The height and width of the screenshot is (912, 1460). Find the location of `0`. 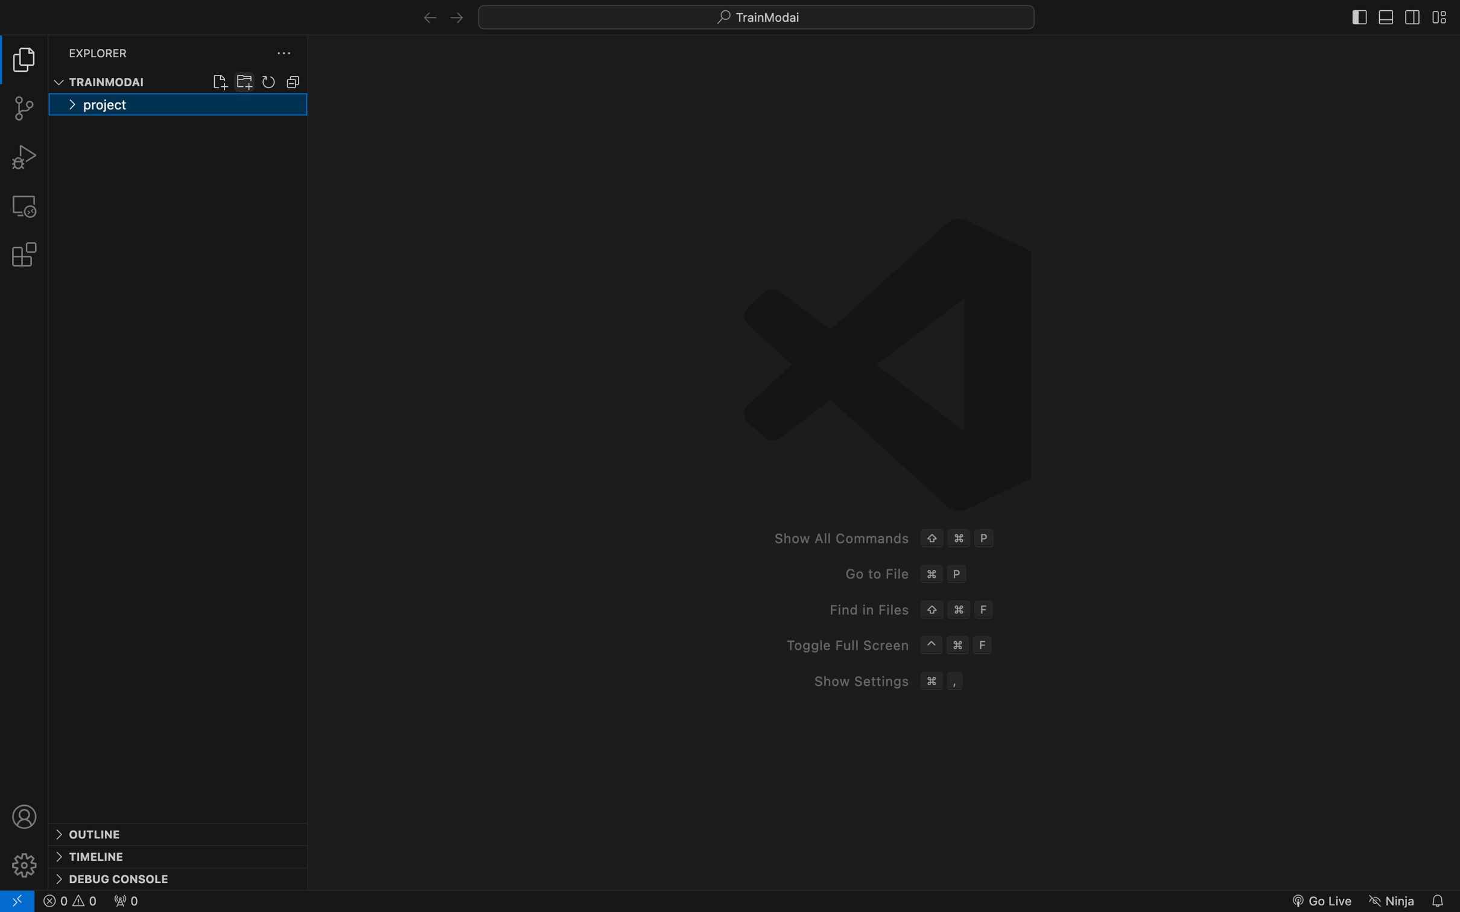

0 is located at coordinates (70, 902).